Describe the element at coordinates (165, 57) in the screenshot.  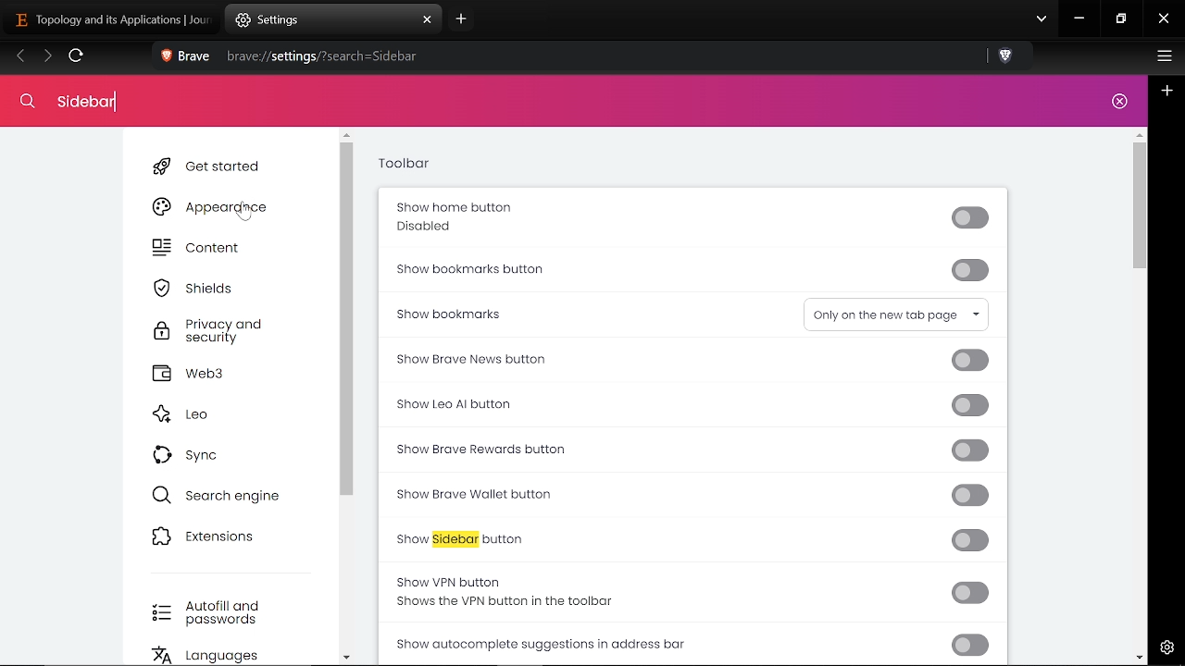
I see `View site information` at that location.